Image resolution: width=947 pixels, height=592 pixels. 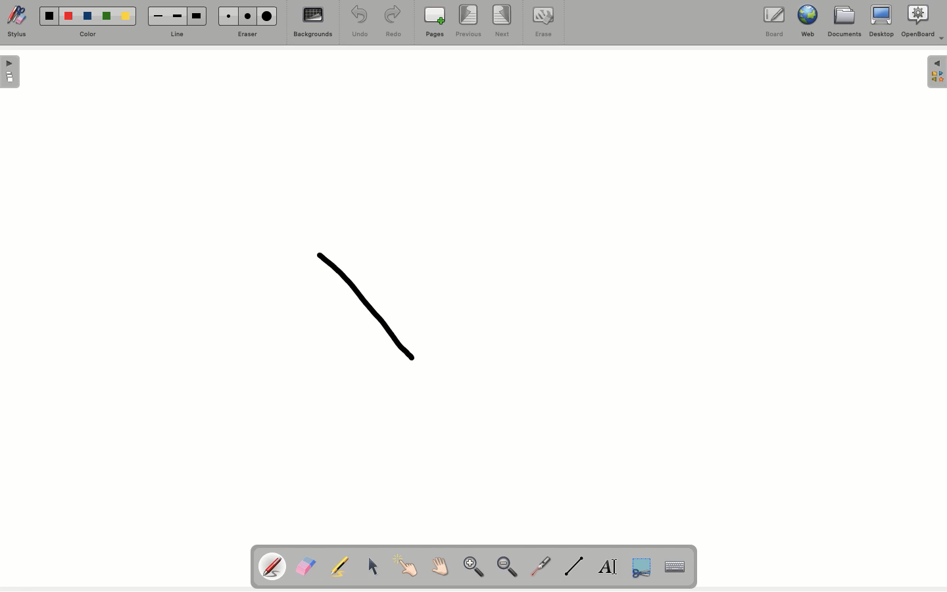 I want to click on Yellow, so click(x=128, y=18).